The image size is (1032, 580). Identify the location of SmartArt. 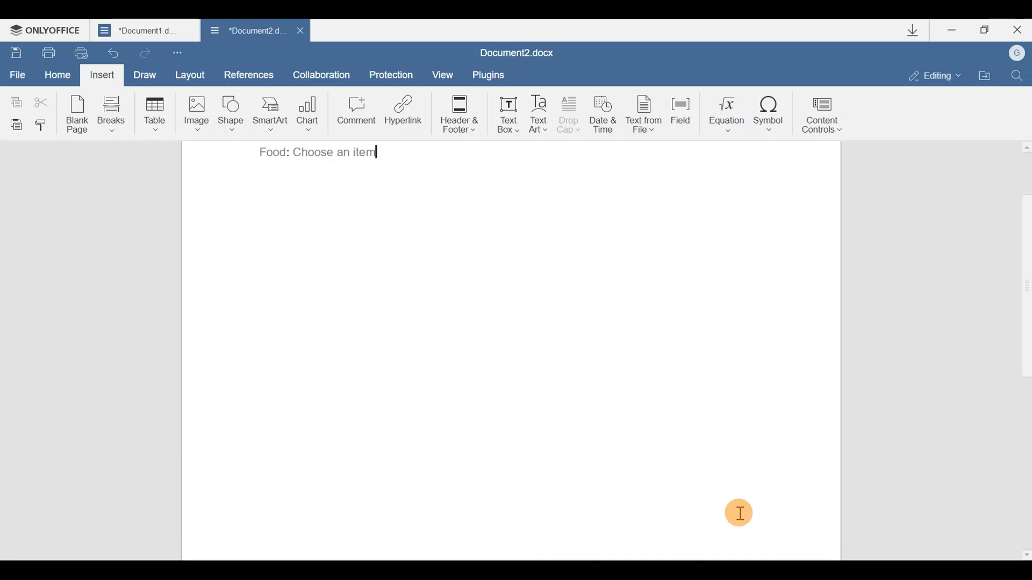
(270, 113).